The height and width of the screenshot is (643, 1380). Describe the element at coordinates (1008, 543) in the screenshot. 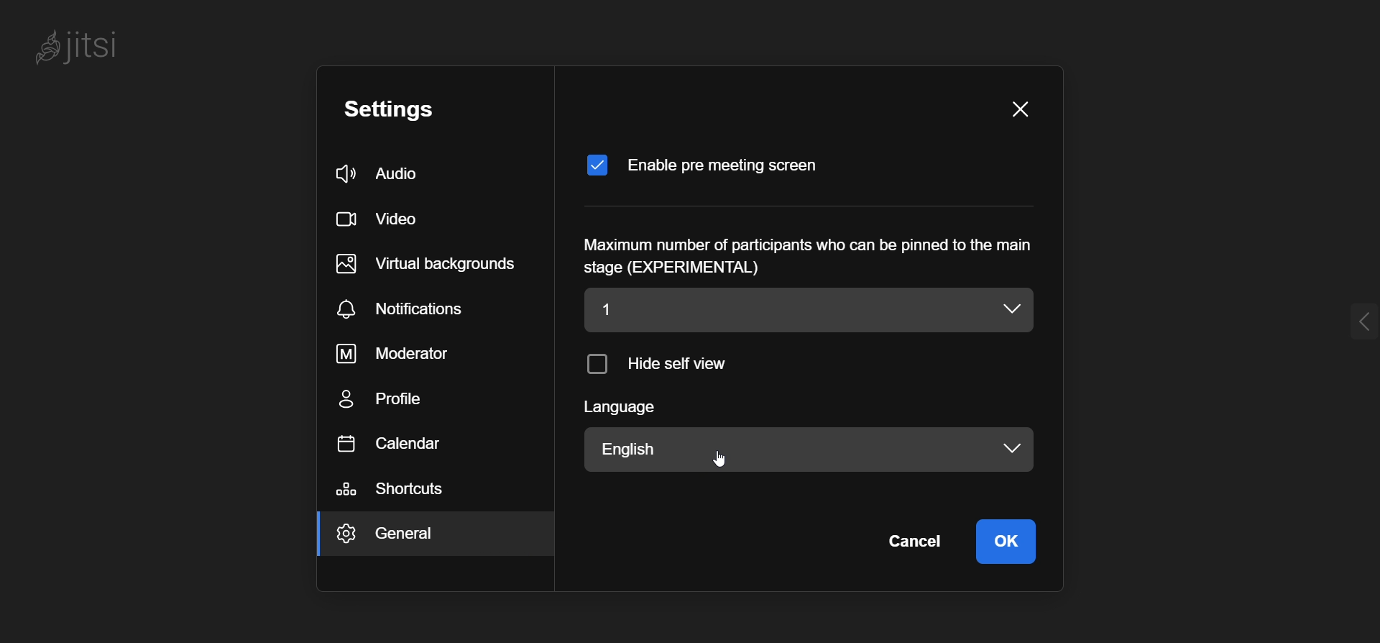

I see `Ok` at that location.